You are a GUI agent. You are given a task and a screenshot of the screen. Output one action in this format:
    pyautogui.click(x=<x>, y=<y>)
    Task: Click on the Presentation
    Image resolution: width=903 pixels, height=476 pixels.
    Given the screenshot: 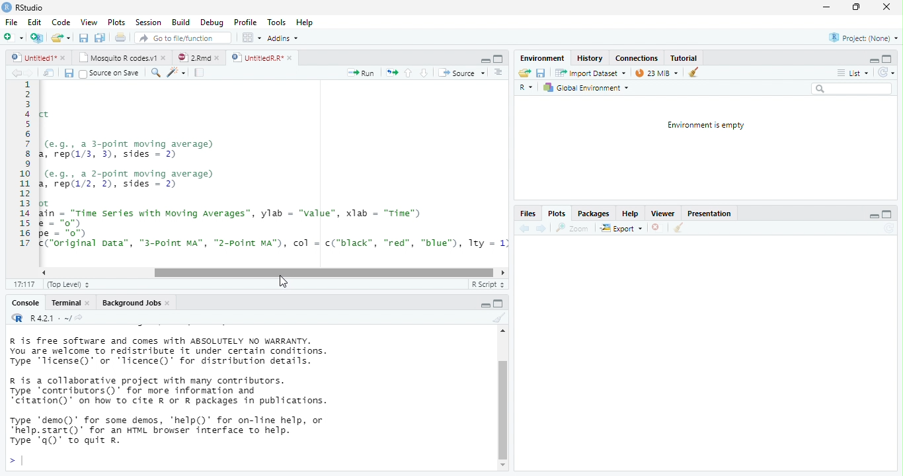 What is the action you would take?
    pyautogui.click(x=708, y=215)
    